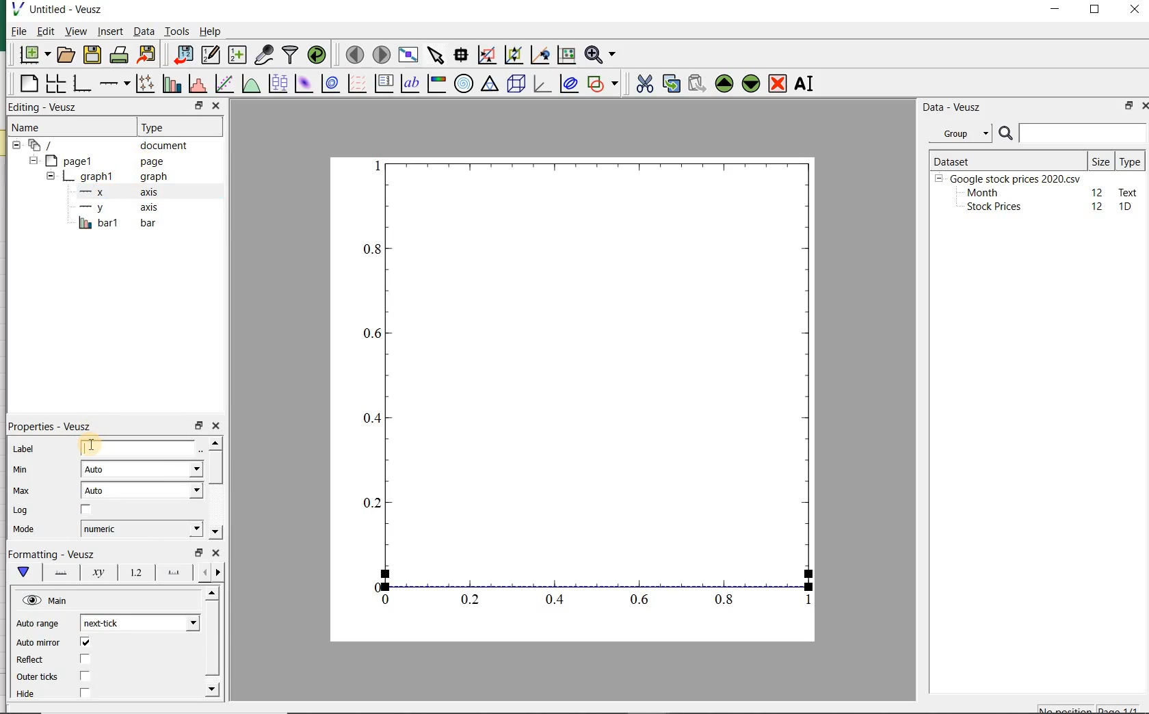 This screenshot has width=1149, height=714. Describe the element at coordinates (147, 55) in the screenshot. I see `export to graphics format` at that location.